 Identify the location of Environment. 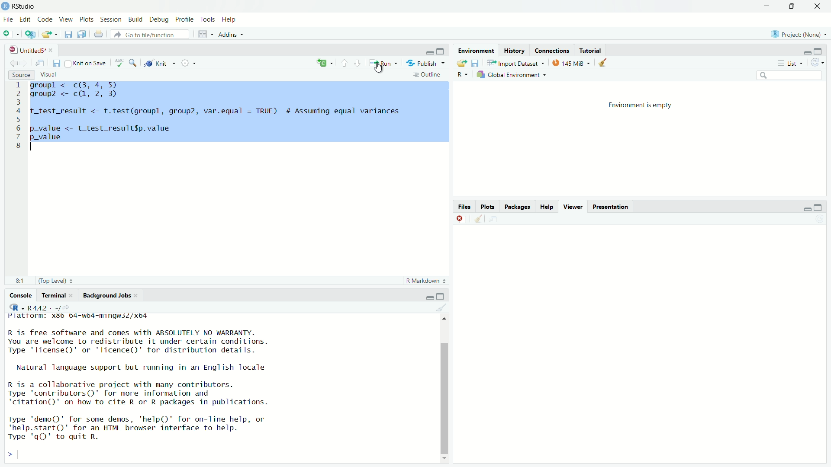
(474, 50).